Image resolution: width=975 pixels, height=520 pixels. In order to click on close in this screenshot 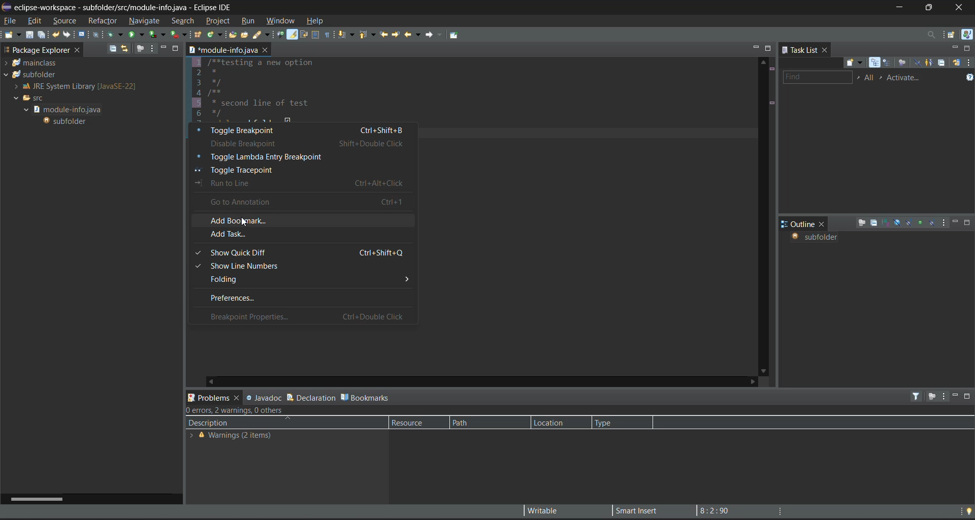, I will do `click(827, 51)`.